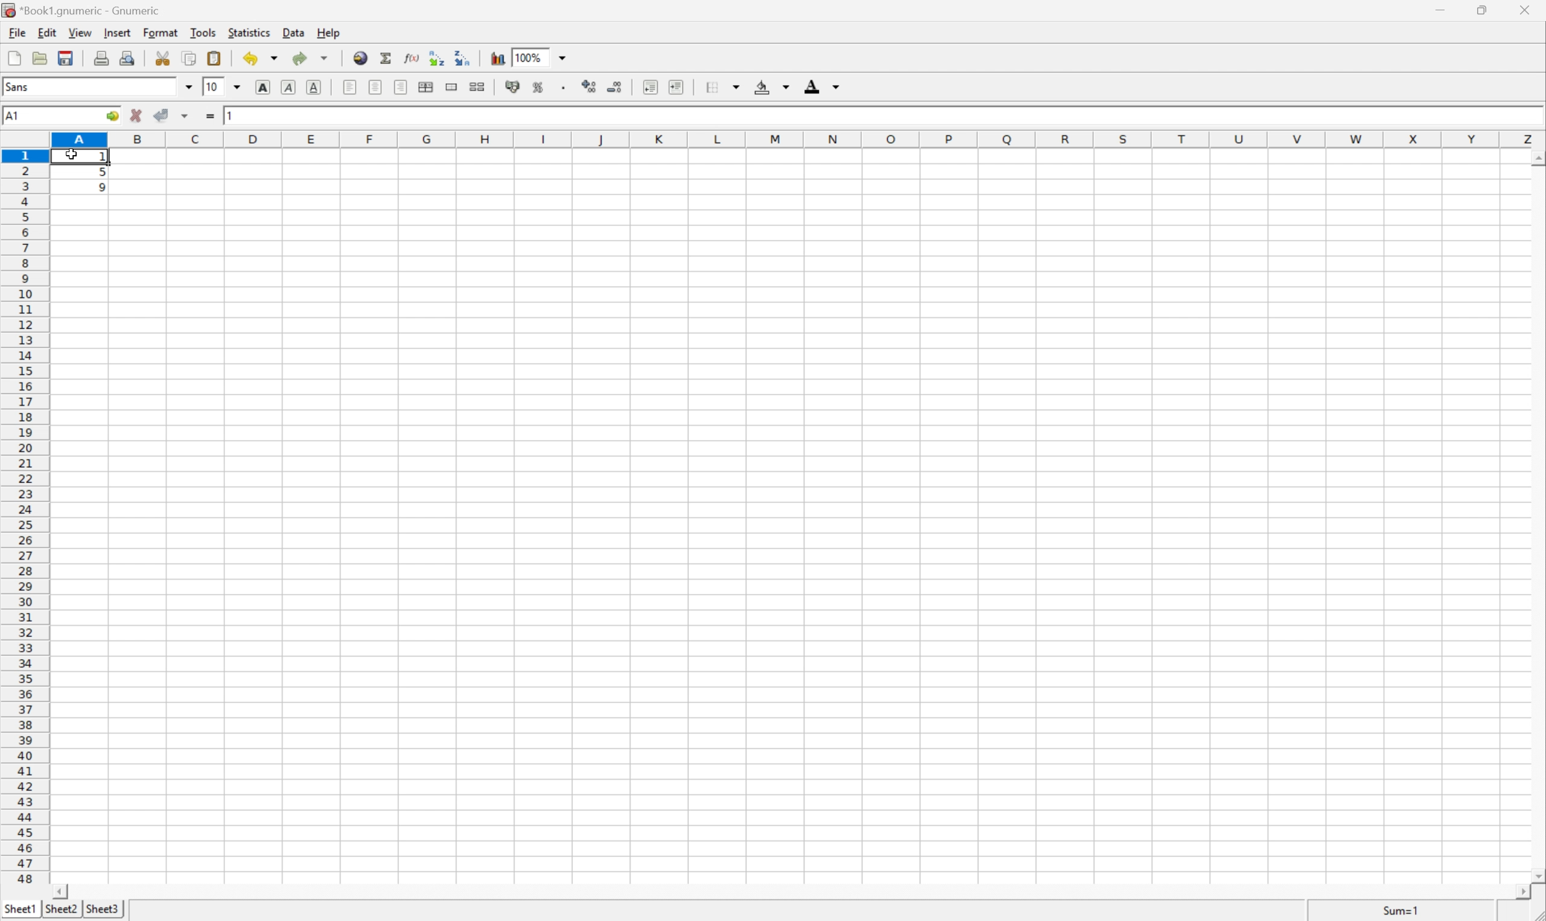 The height and width of the screenshot is (921, 1546). I want to click on foreground, so click(820, 84).